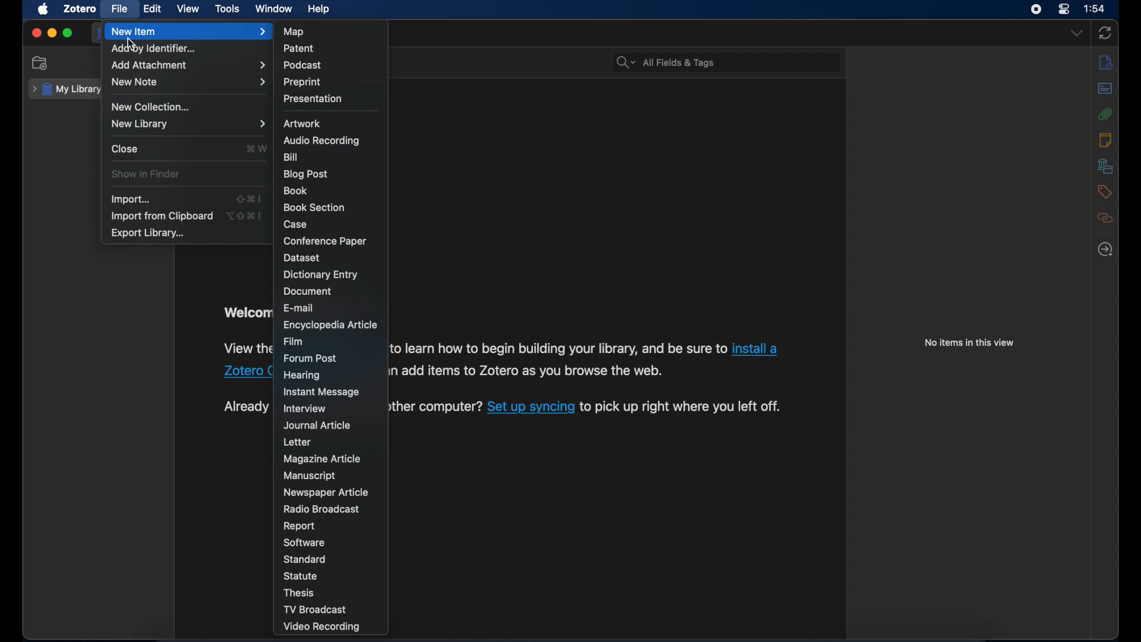 Image resolution: width=1141 pixels, height=642 pixels. Describe the element at coordinates (153, 107) in the screenshot. I see `new collection` at that location.